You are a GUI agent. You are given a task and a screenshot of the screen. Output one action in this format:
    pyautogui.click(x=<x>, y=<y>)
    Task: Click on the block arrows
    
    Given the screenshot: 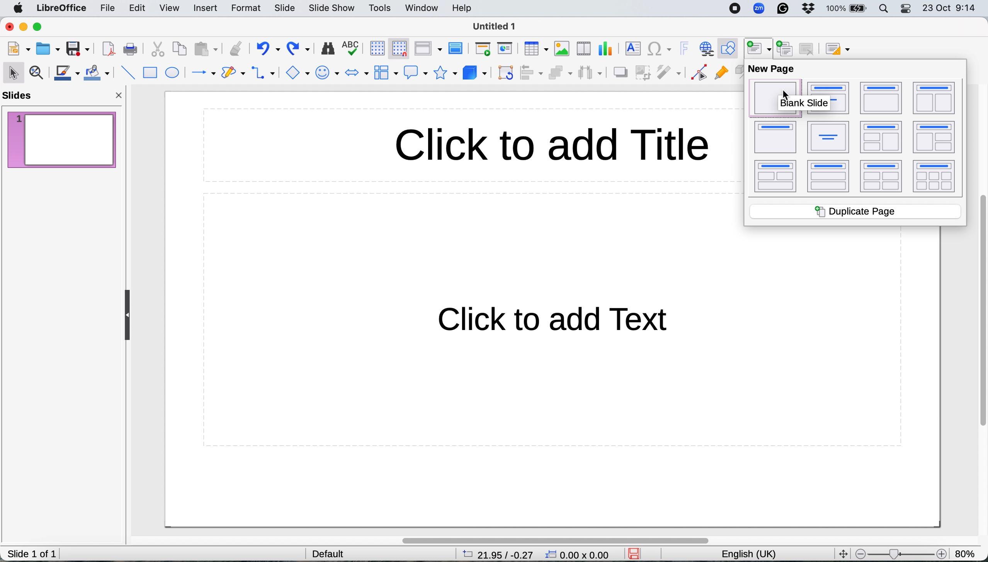 What is the action you would take?
    pyautogui.click(x=357, y=73)
    